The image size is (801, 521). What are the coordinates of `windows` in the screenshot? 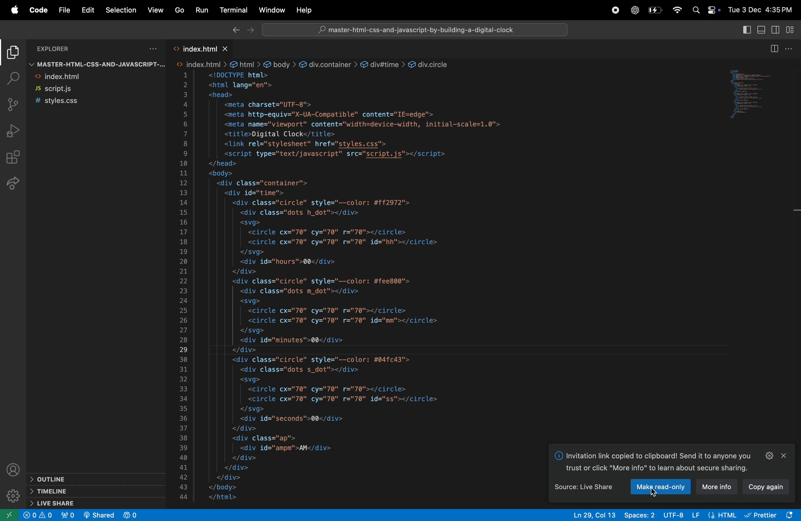 It's located at (273, 10).